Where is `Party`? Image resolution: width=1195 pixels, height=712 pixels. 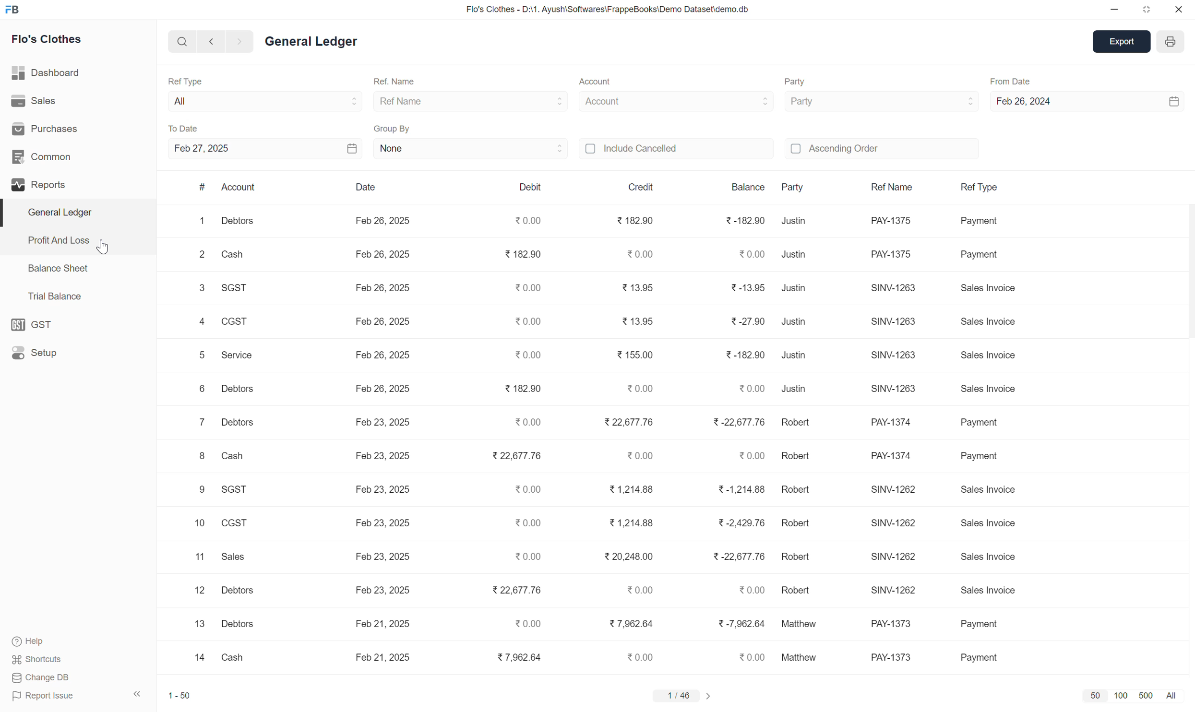
Party is located at coordinates (801, 81).